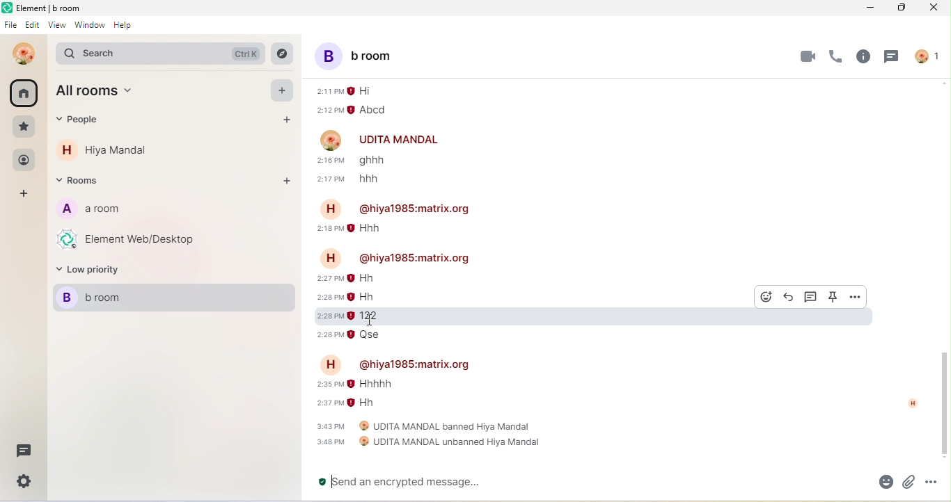  What do you see at coordinates (434, 443) in the screenshot?
I see `3:48 pm UDITA MANDAL unbanned Hiya Mandal` at bounding box center [434, 443].